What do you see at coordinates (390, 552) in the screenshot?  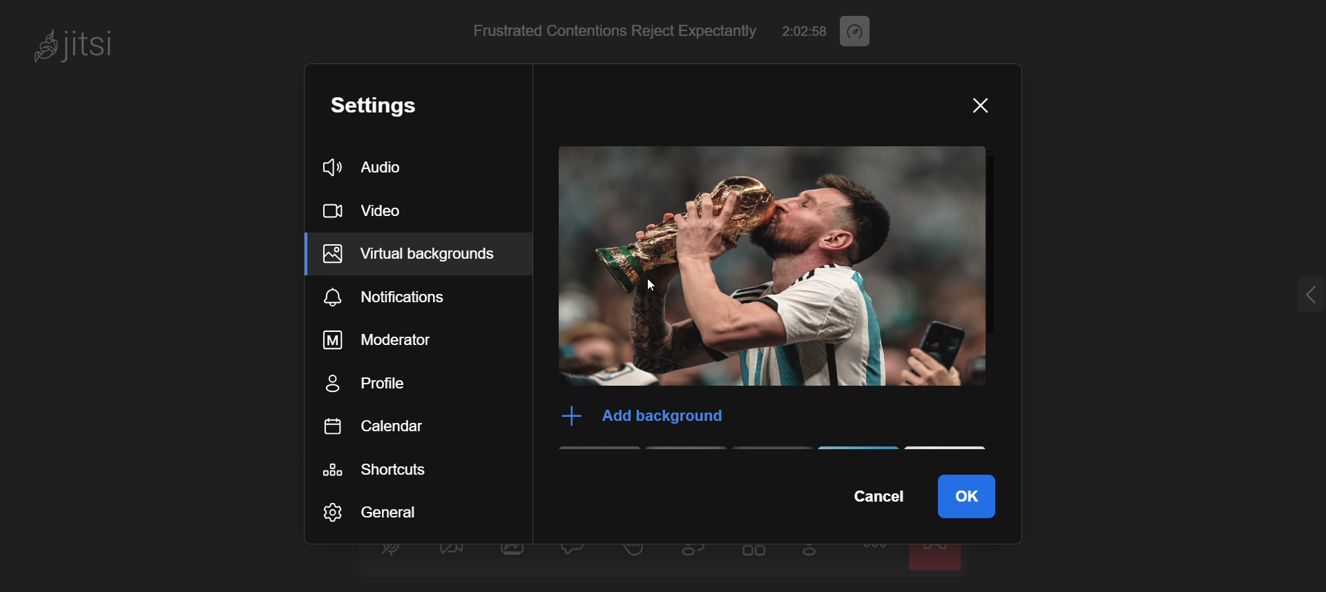 I see `unmute mic` at bounding box center [390, 552].